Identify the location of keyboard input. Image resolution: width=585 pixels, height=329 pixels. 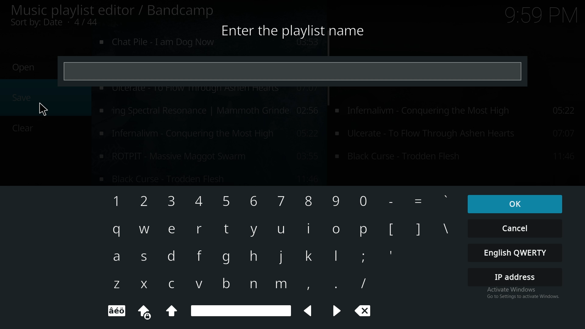
(333, 284).